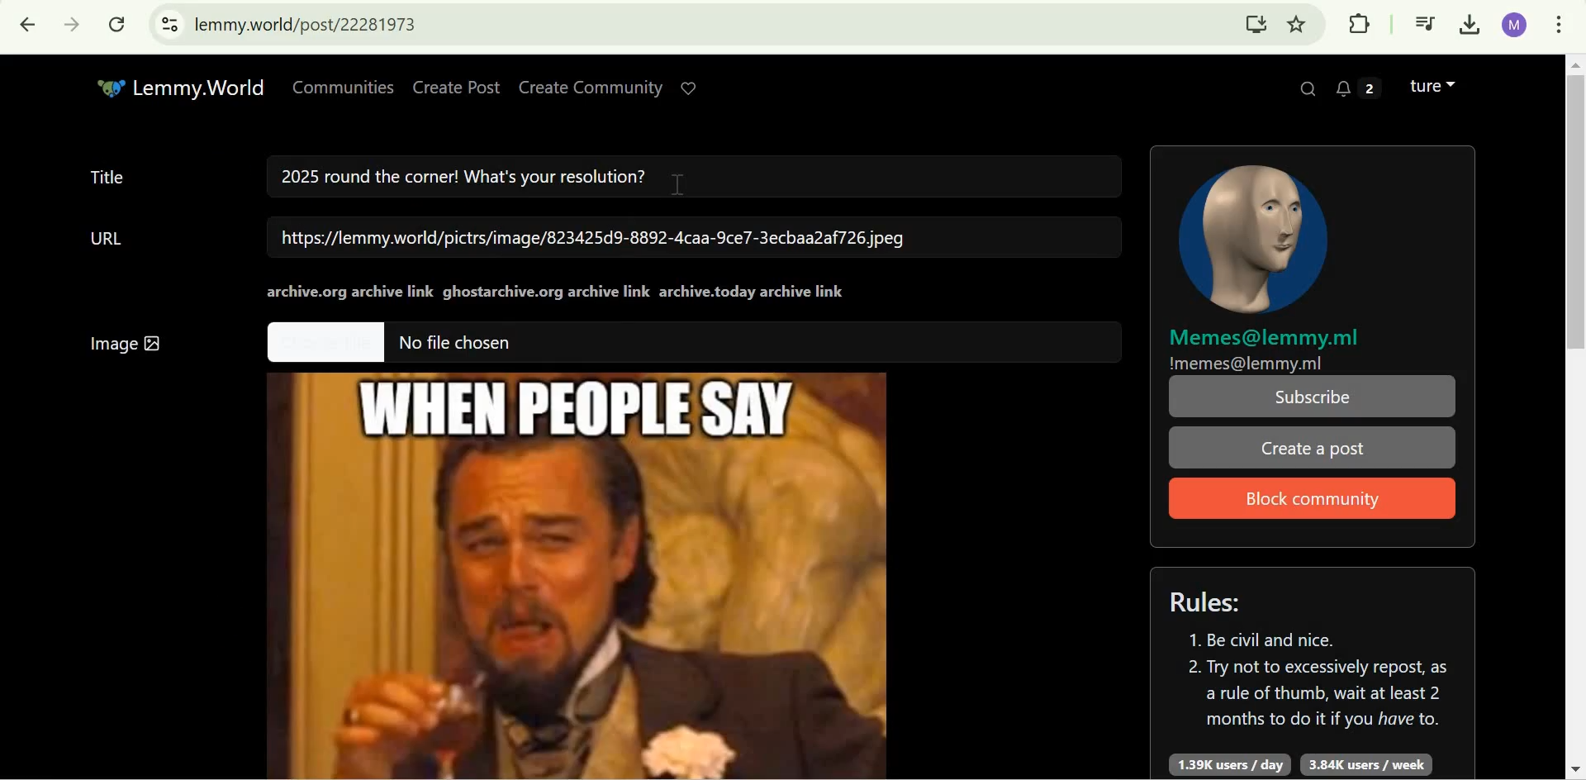  What do you see at coordinates (1231, 765) in the screenshot?
I see `1.39K users/day` at bounding box center [1231, 765].